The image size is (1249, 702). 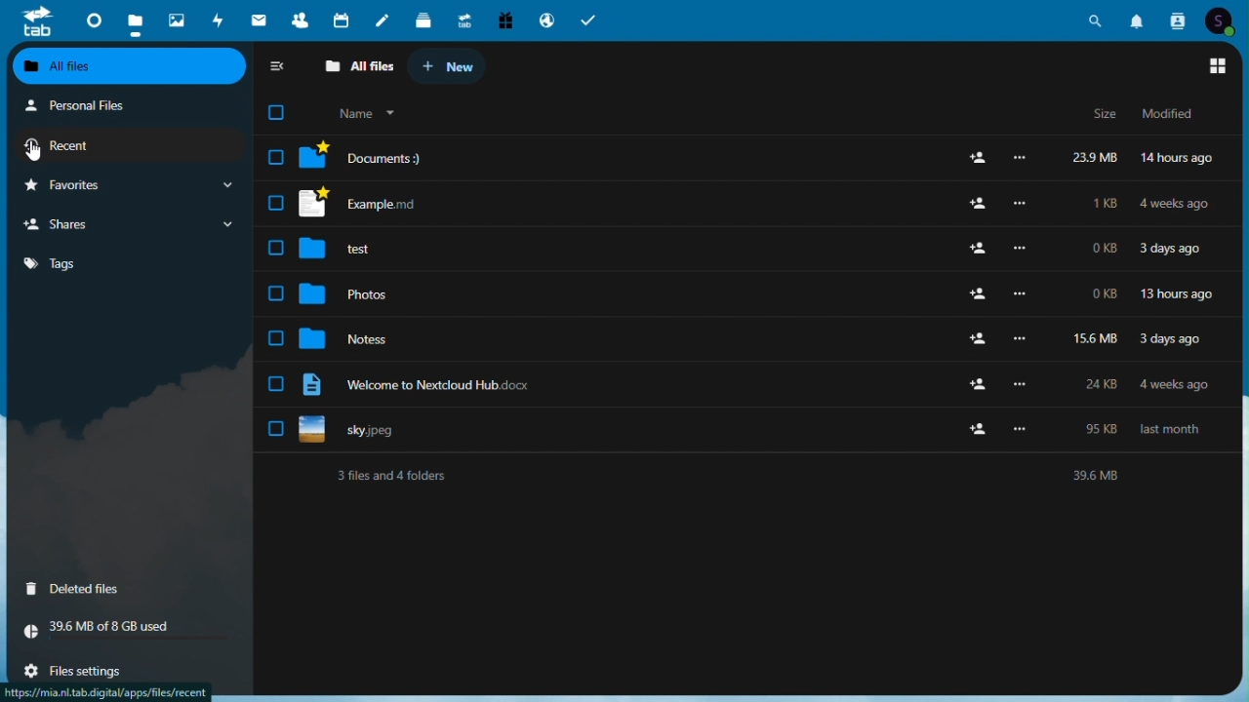 I want to click on add user, so click(x=976, y=249).